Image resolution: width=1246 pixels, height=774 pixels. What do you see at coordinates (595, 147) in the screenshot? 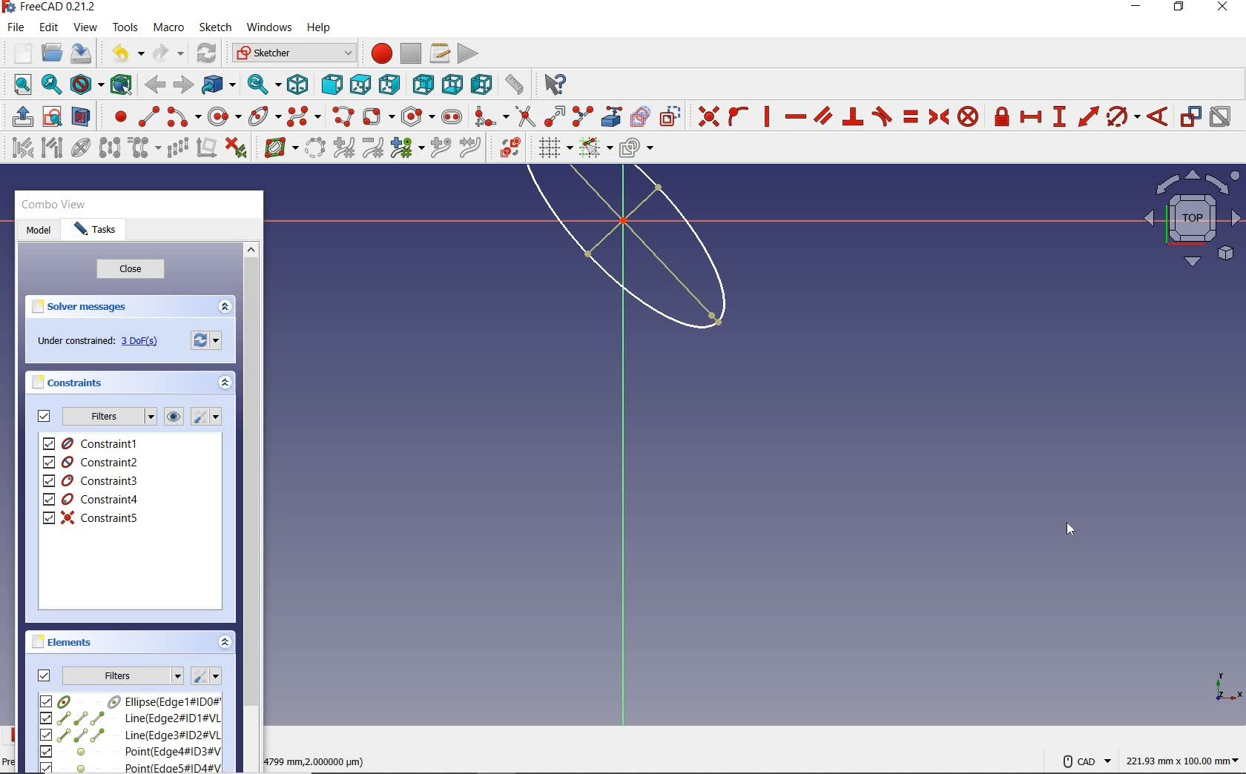
I see `toggle snap` at bounding box center [595, 147].